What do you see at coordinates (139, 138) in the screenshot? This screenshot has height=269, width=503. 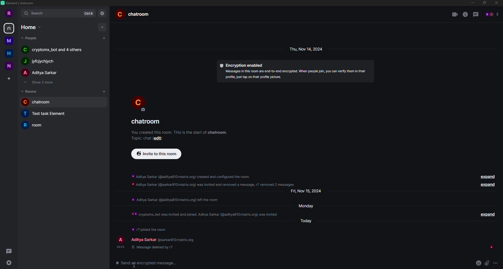 I see `add a topic` at bounding box center [139, 138].